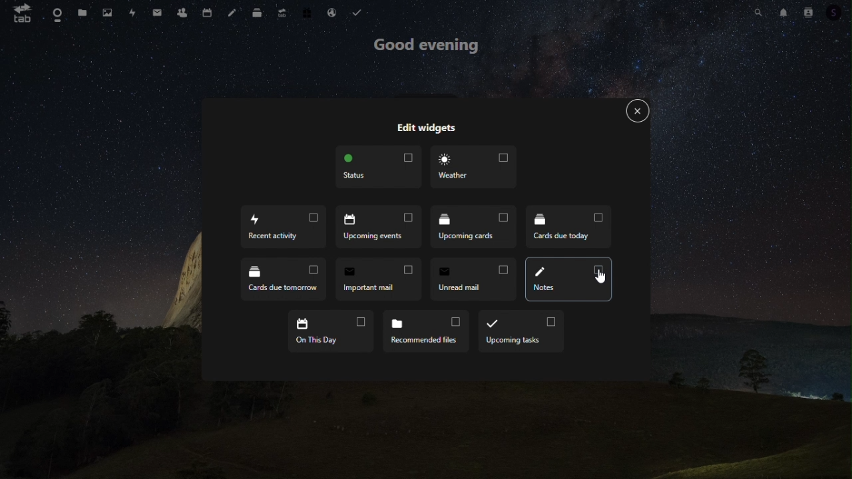  What do you see at coordinates (758, 11) in the screenshot?
I see `Search` at bounding box center [758, 11].